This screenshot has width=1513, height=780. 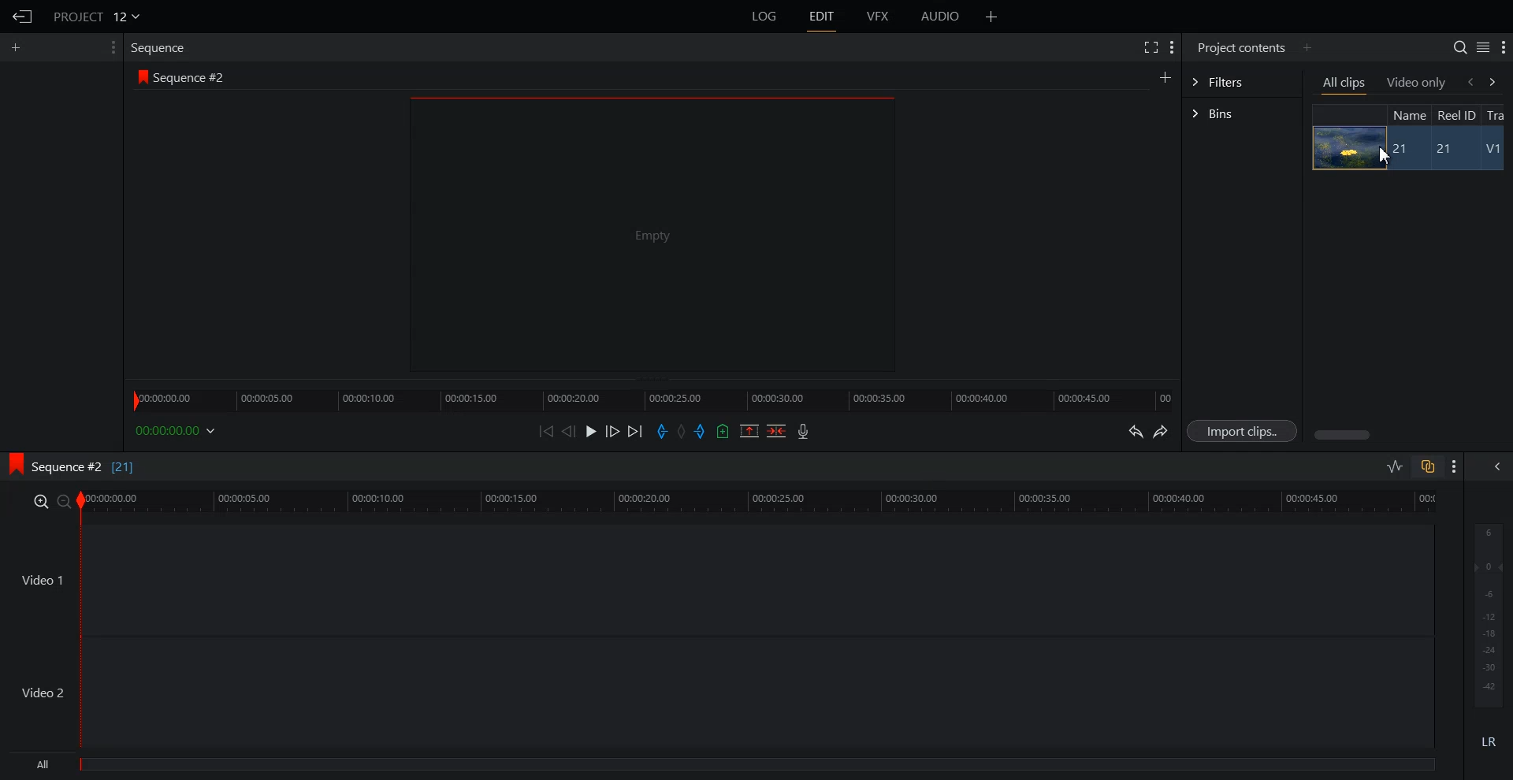 What do you see at coordinates (193, 78) in the screenshot?
I see `Sequence #2` at bounding box center [193, 78].